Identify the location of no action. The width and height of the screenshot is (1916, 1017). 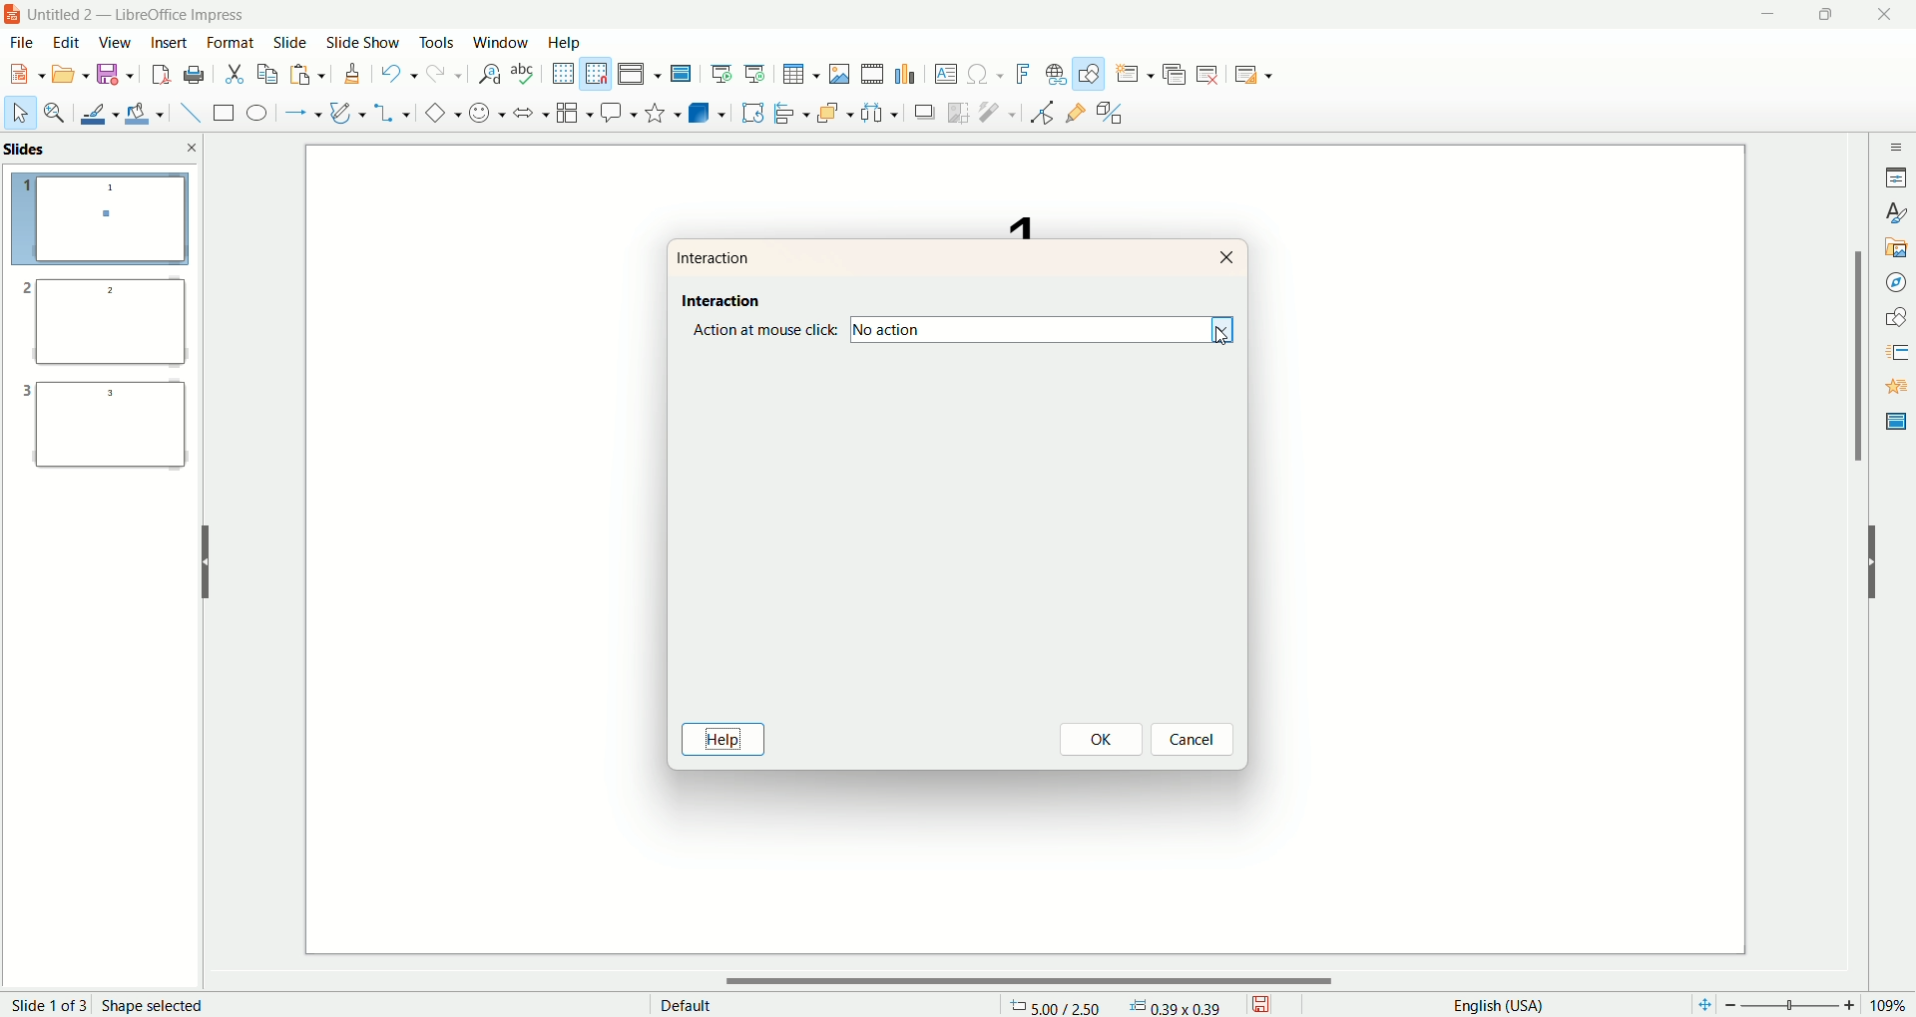
(1023, 328).